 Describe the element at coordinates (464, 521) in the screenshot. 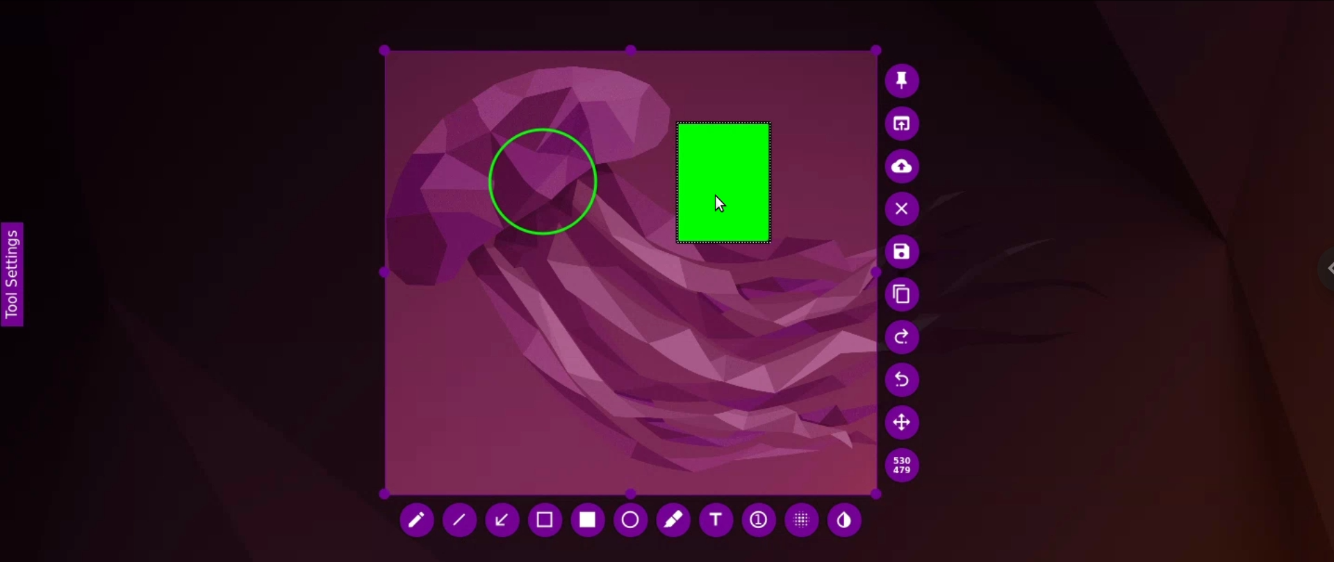

I see `line ` at that location.